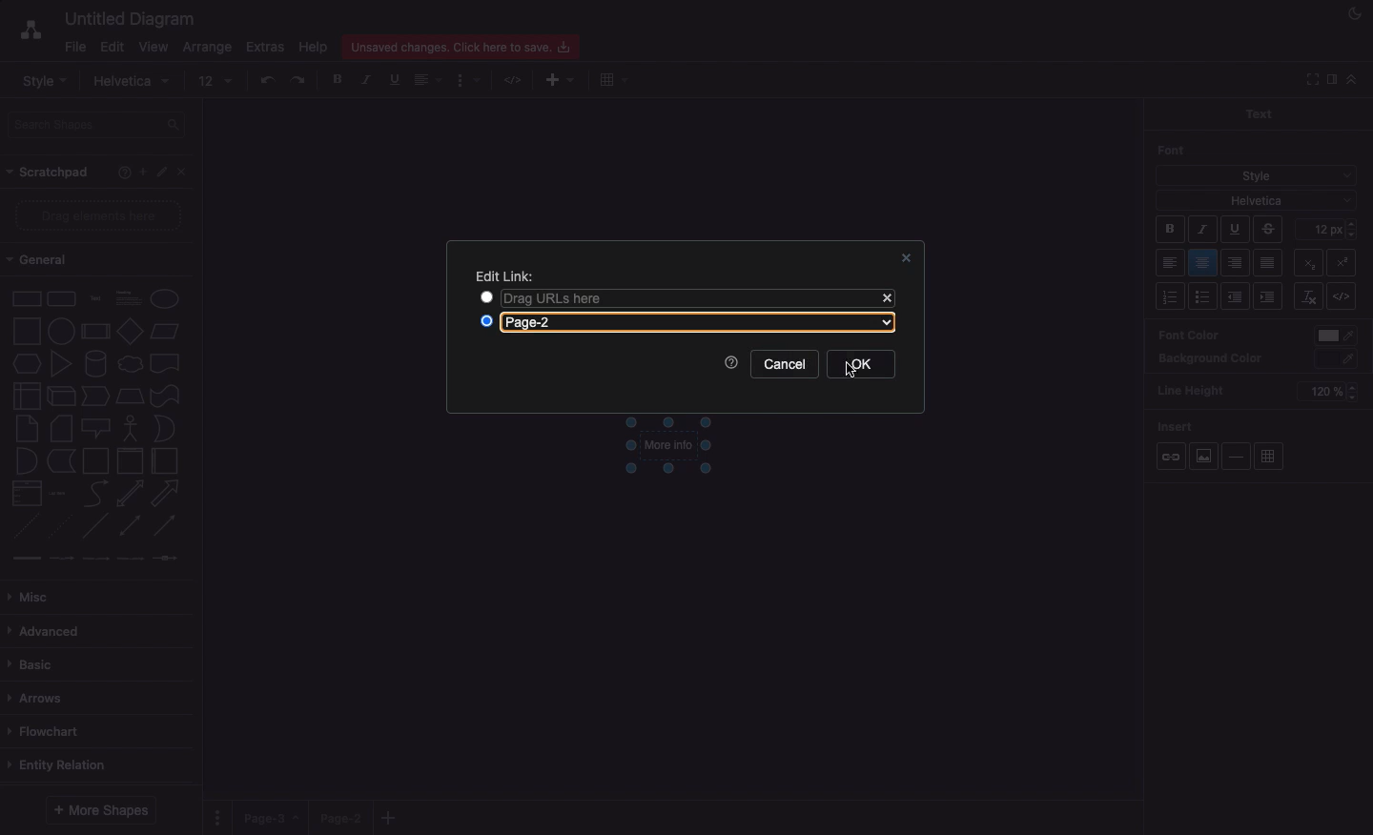  Describe the element at coordinates (1269, 458) in the screenshot. I see `Table` at that location.